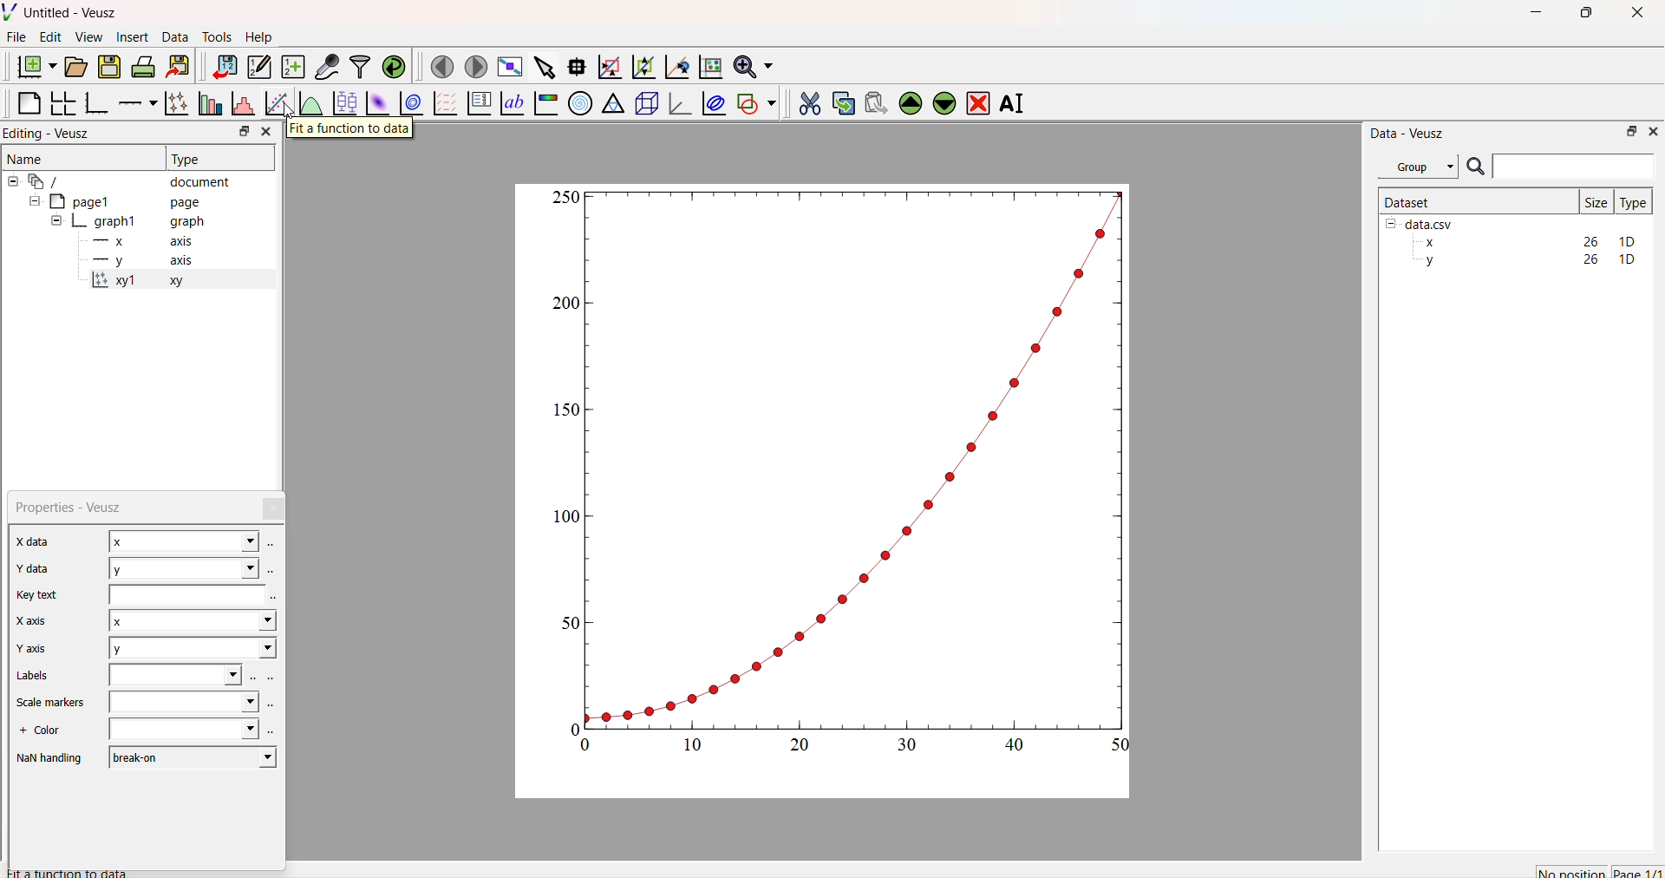 This screenshot has width=1665, height=878. Describe the element at coordinates (27, 157) in the screenshot. I see `Name` at that location.